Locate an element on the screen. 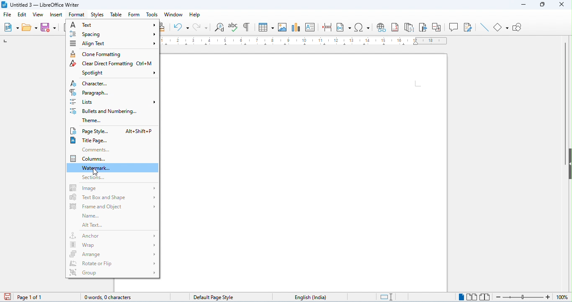 The image size is (572, 302). new is located at coordinates (11, 27).